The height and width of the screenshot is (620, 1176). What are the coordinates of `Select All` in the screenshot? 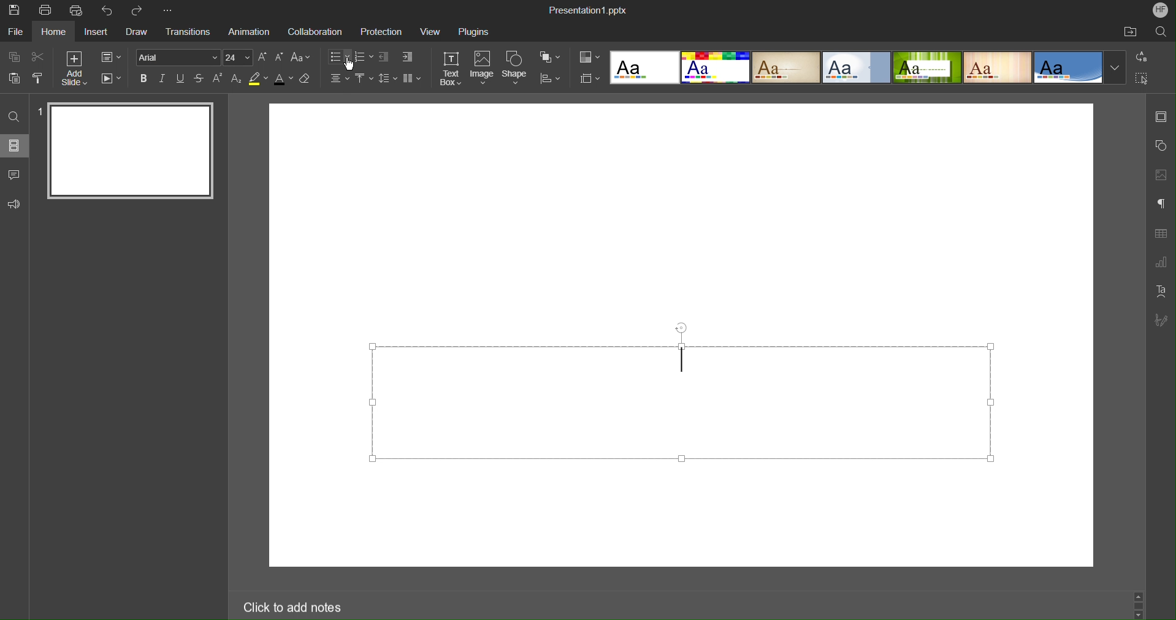 It's located at (1144, 78).